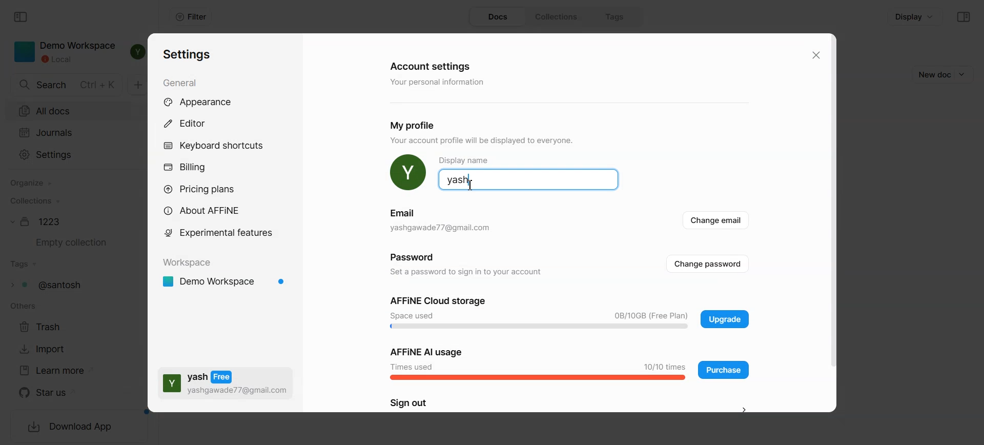 The image size is (984, 445). What do you see at coordinates (571, 404) in the screenshot?
I see `Sign out ` at bounding box center [571, 404].